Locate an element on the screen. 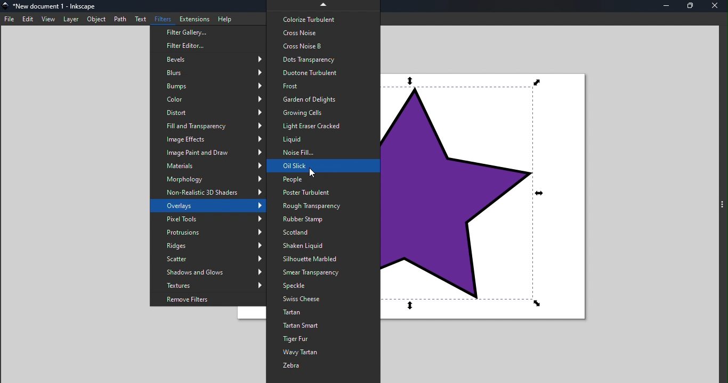 Image resolution: width=728 pixels, height=383 pixels. Fill and Transparency is located at coordinates (206, 127).